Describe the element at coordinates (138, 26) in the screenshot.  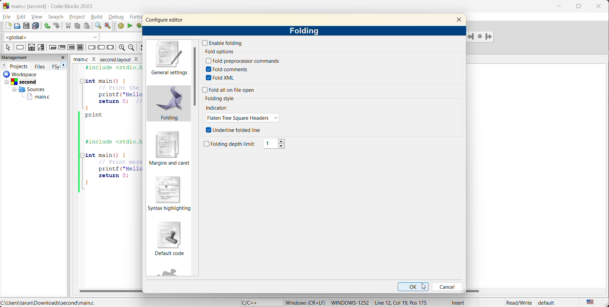
I see `build and run` at that location.